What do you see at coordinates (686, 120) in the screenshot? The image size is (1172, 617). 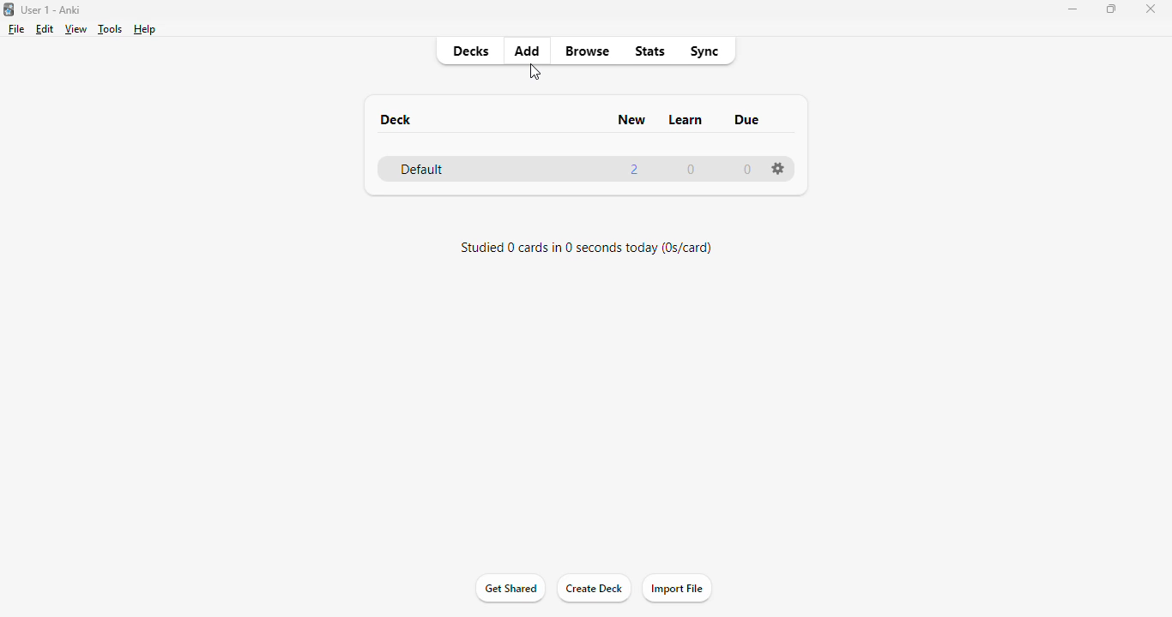 I see `learn` at bounding box center [686, 120].